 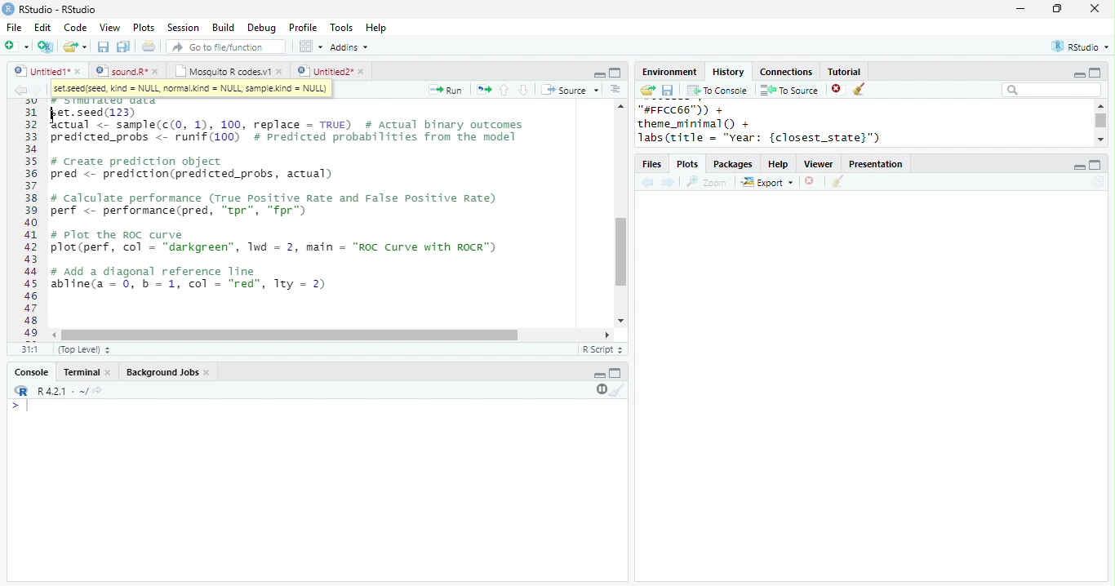 What do you see at coordinates (647, 184) in the screenshot?
I see `back` at bounding box center [647, 184].